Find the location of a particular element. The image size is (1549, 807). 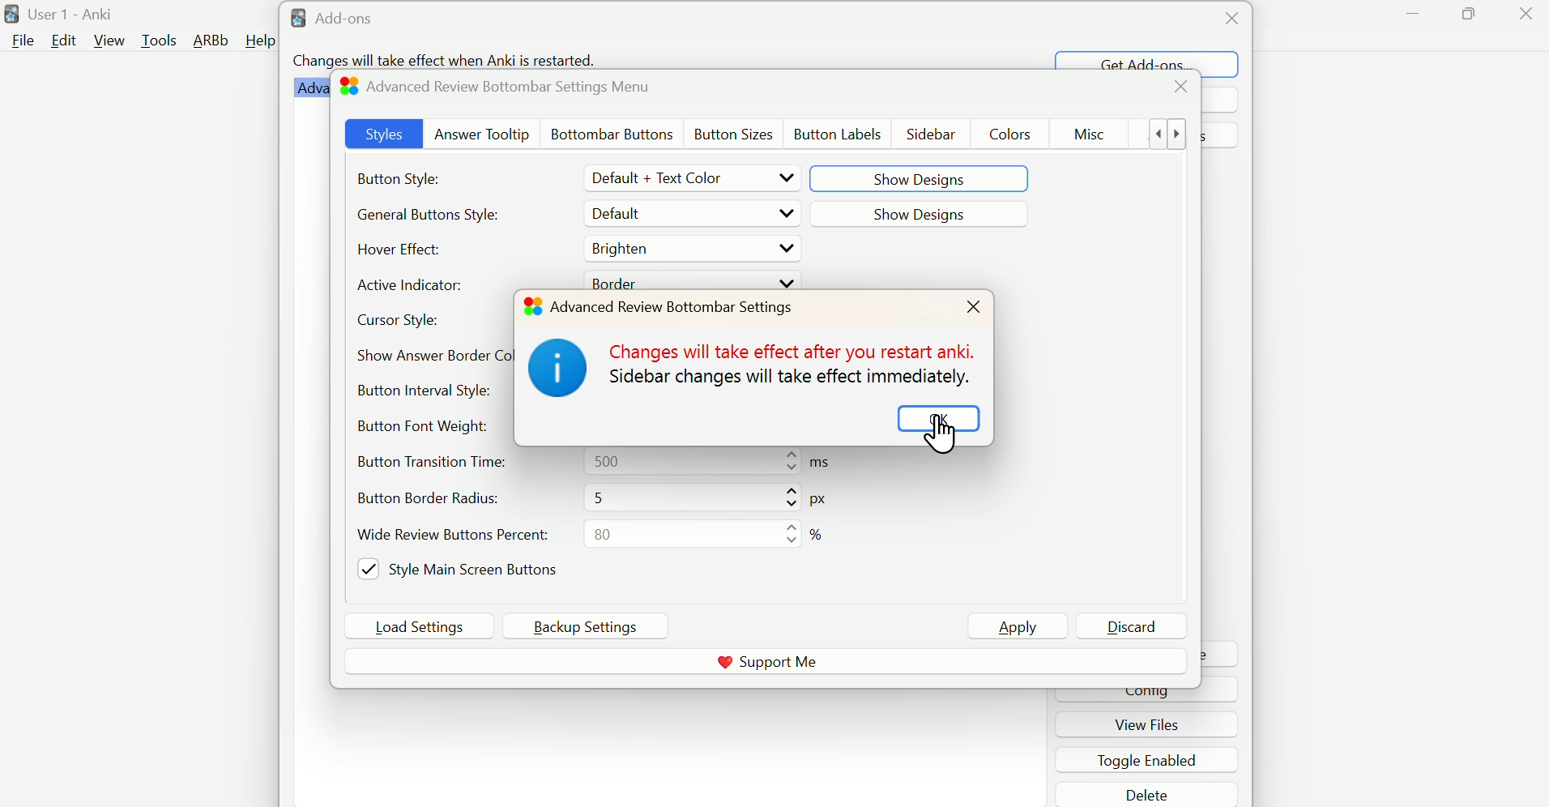

Active Indicator is located at coordinates (412, 284).